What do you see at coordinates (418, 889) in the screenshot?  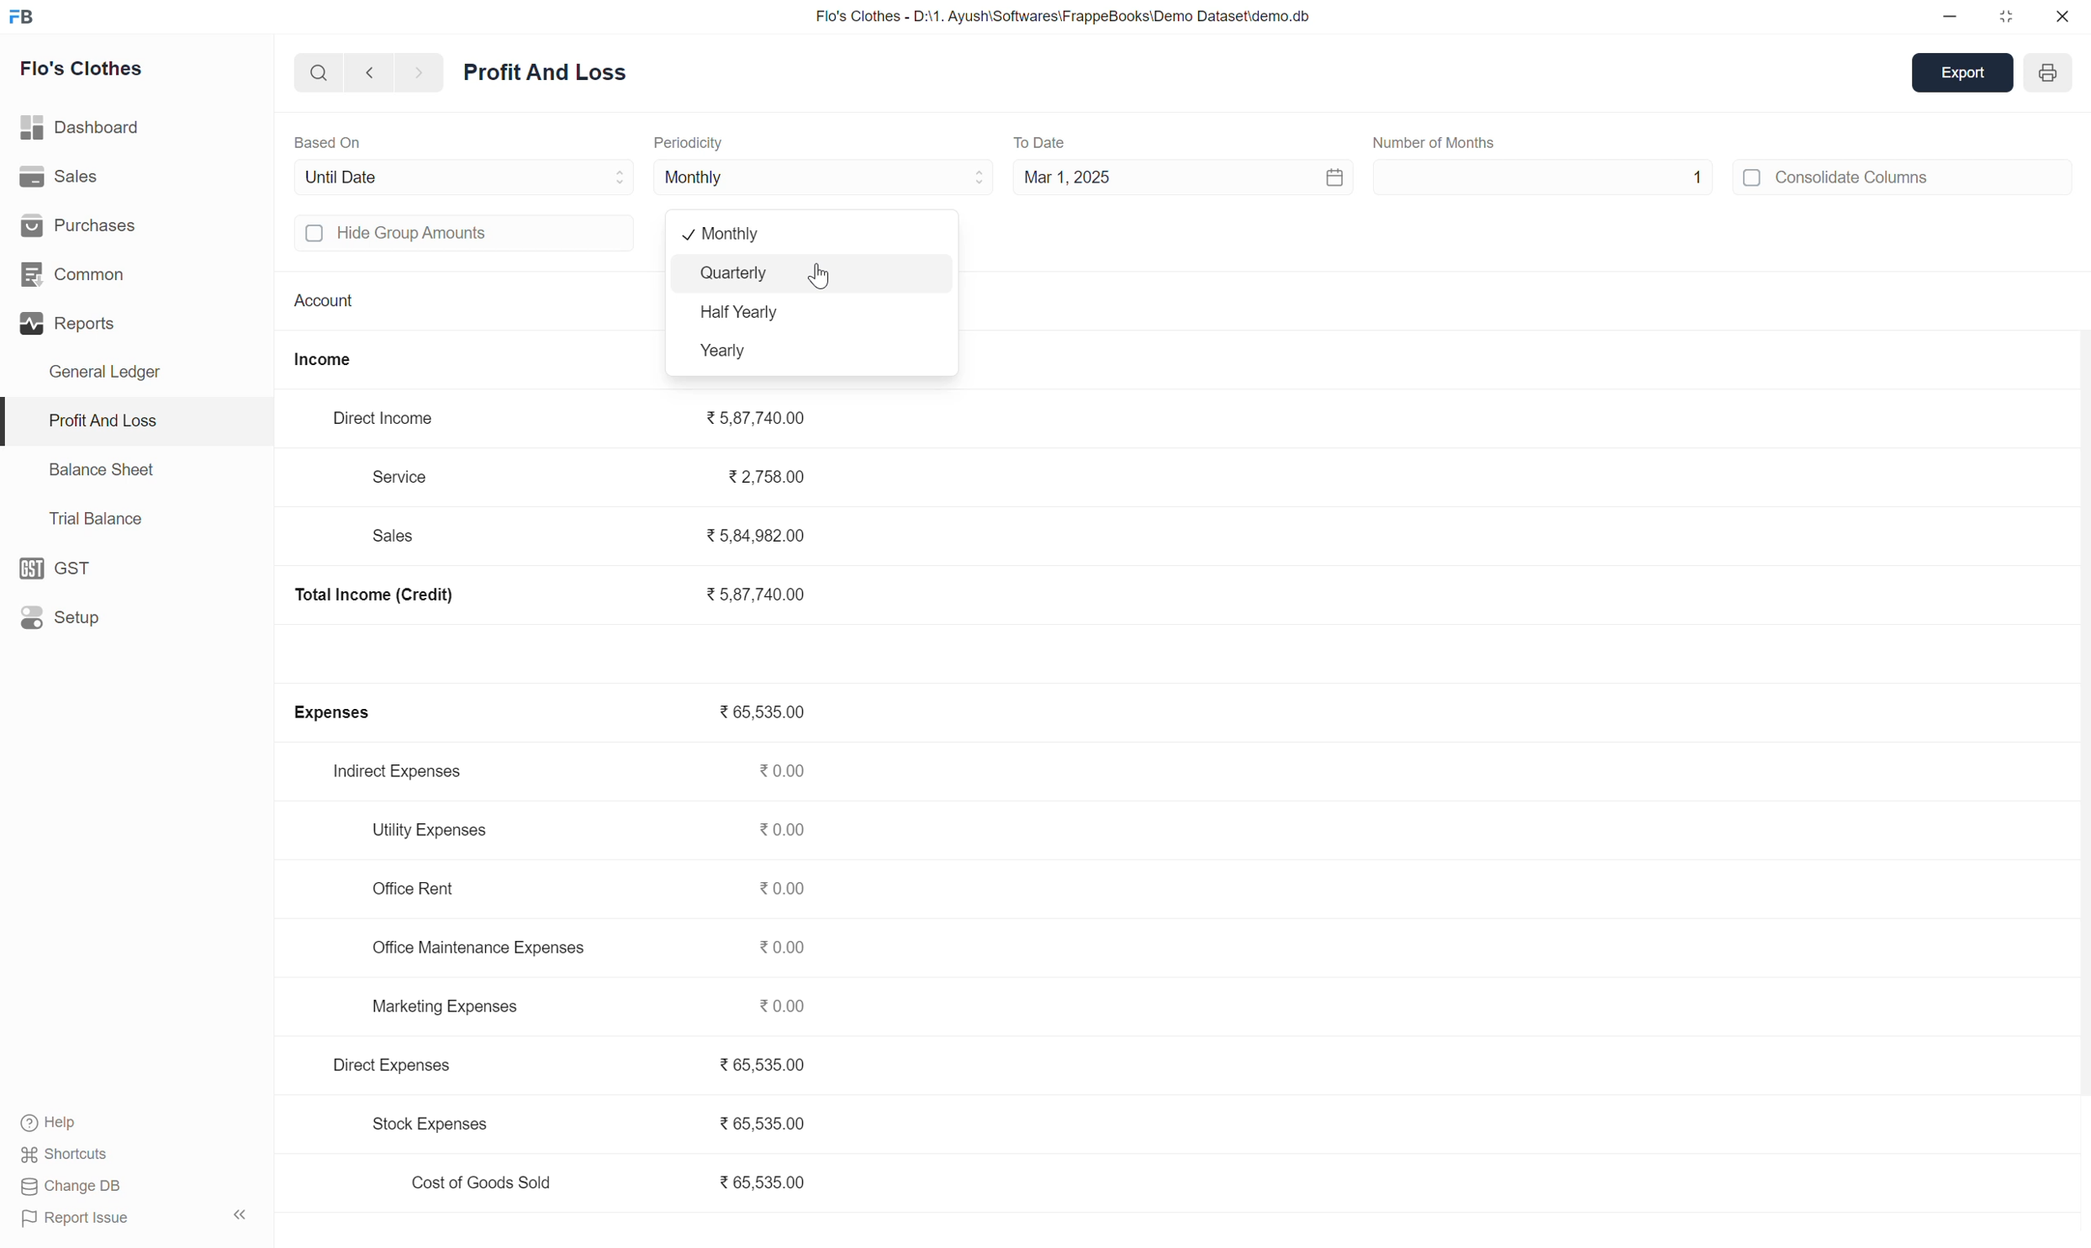 I see `Office Rent` at bounding box center [418, 889].